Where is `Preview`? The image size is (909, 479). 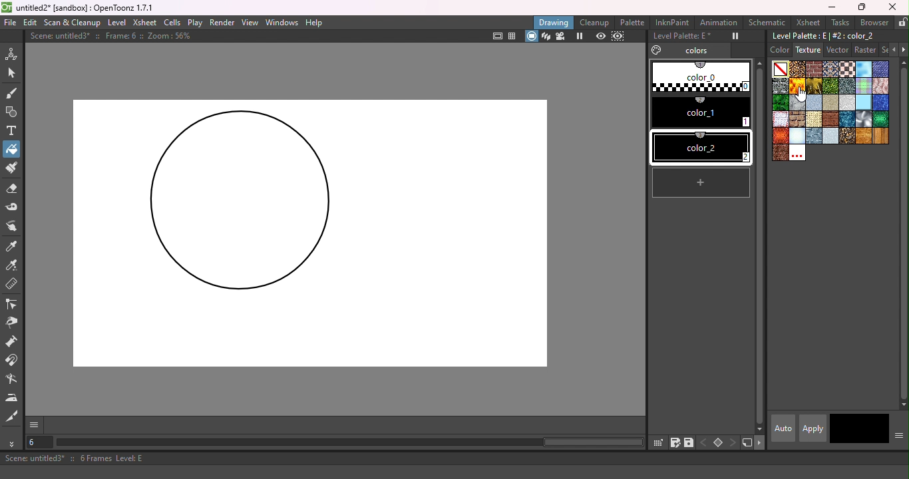 Preview is located at coordinates (599, 36).